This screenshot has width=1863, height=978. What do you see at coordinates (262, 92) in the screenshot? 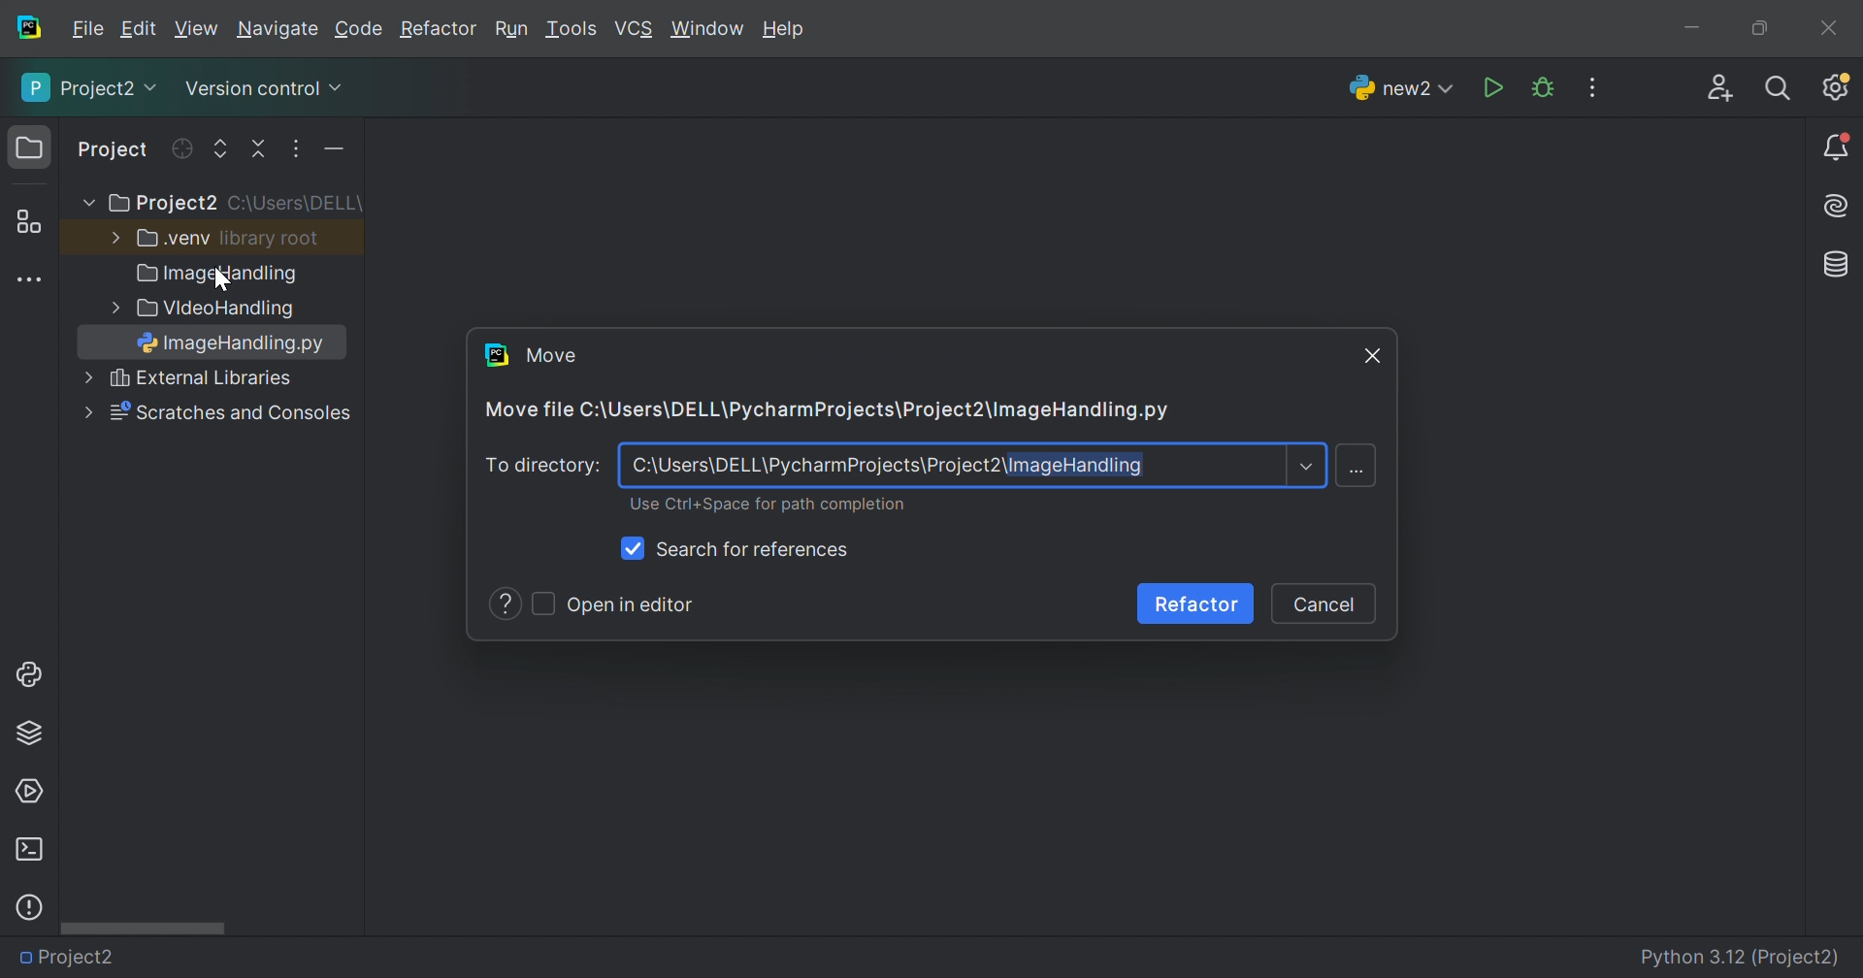
I see `Version control` at bounding box center [262, 92].